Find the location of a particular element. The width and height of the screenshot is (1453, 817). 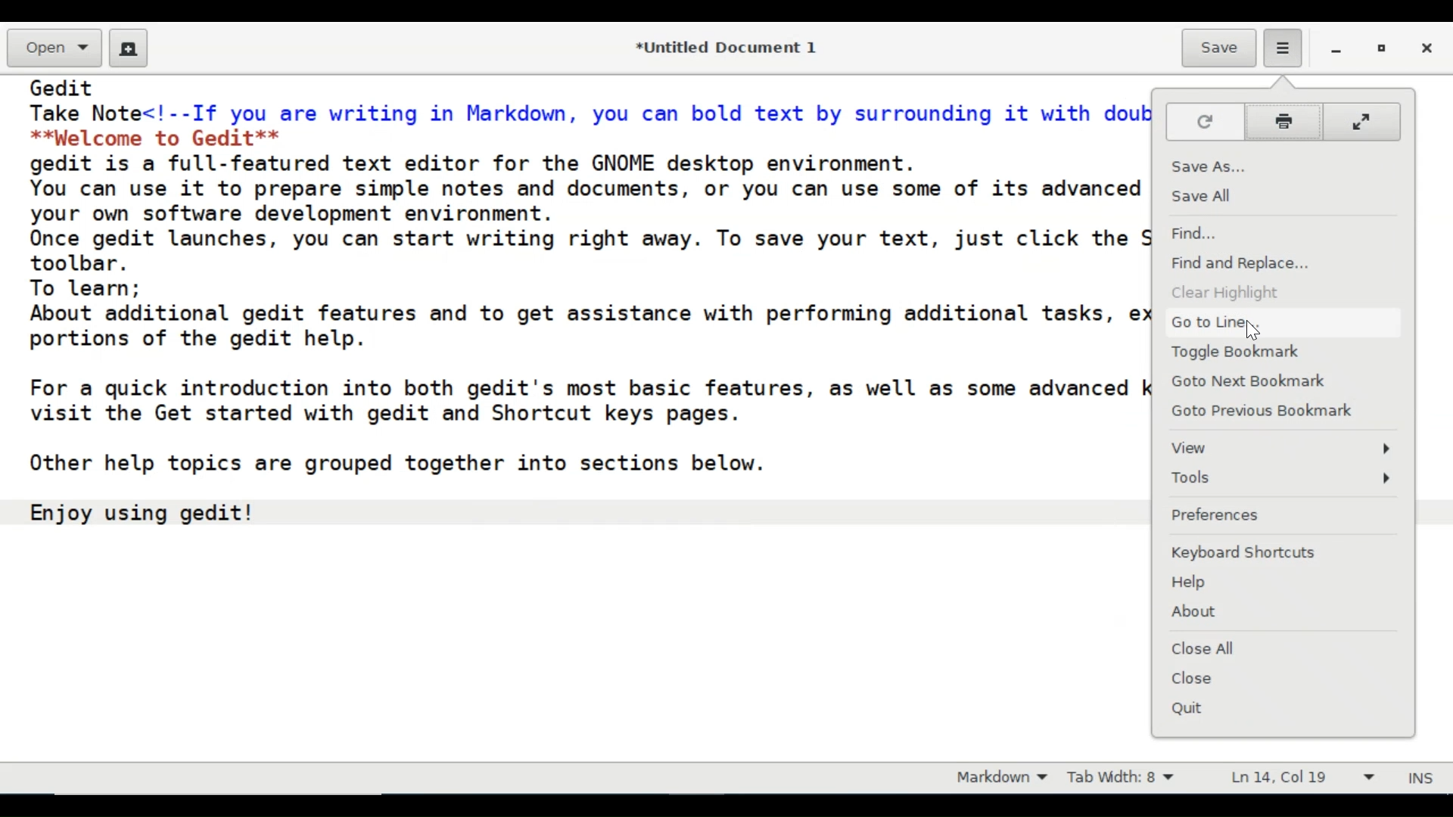

Enjoy using gedit! is located at coordinates (143, 512).